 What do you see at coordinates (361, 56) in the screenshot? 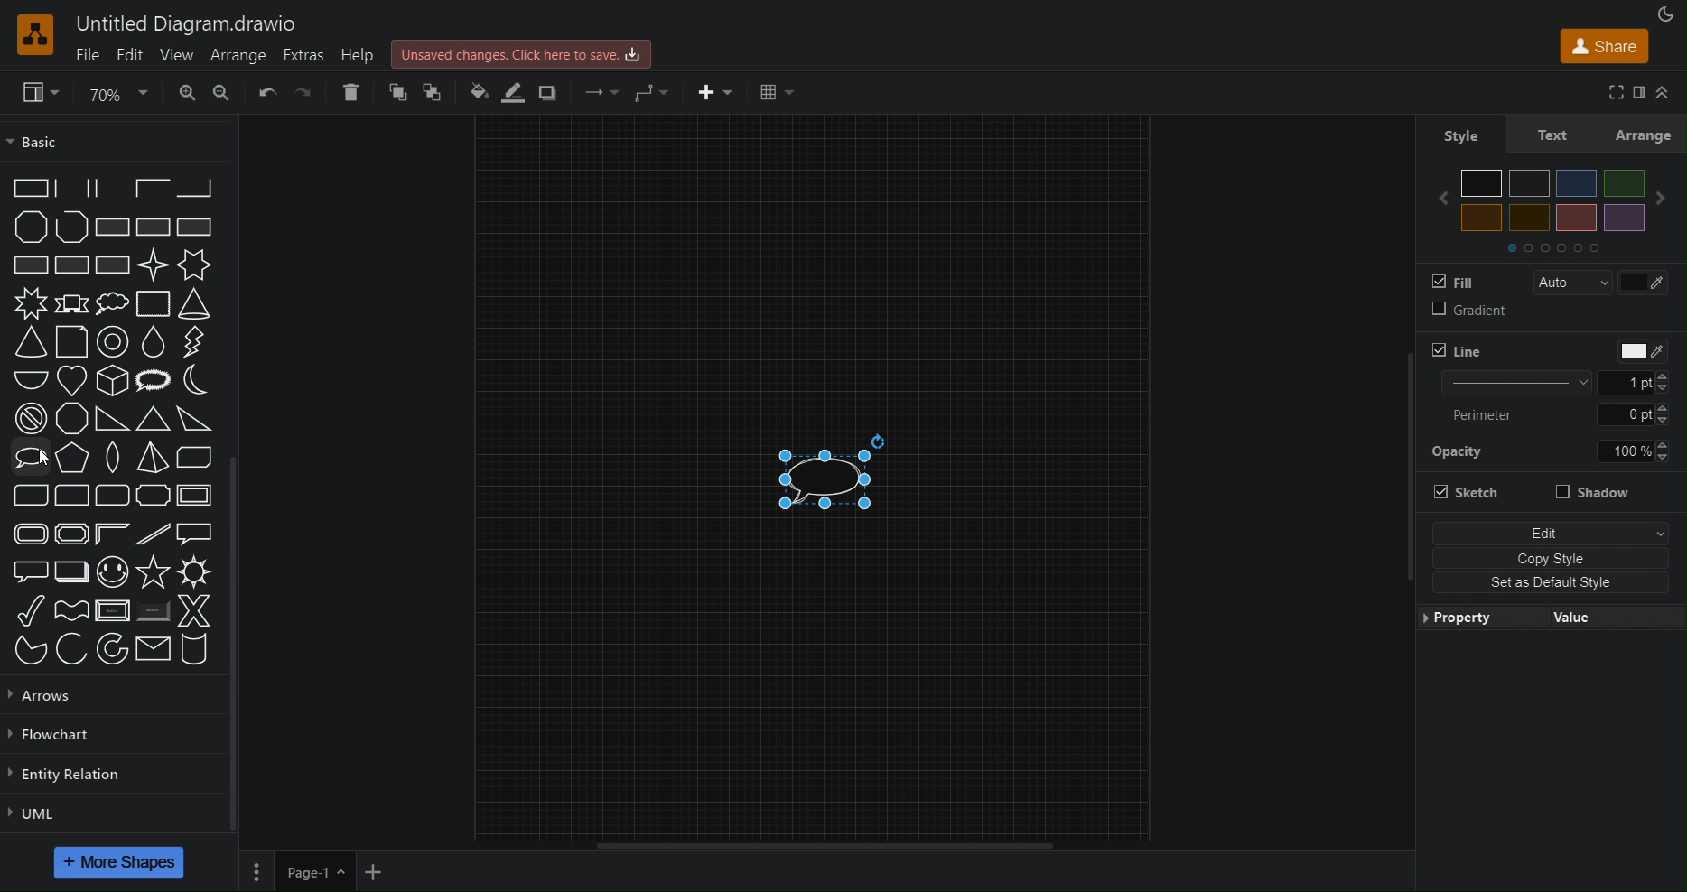
I see `Help` at bounding box center [361, 56].